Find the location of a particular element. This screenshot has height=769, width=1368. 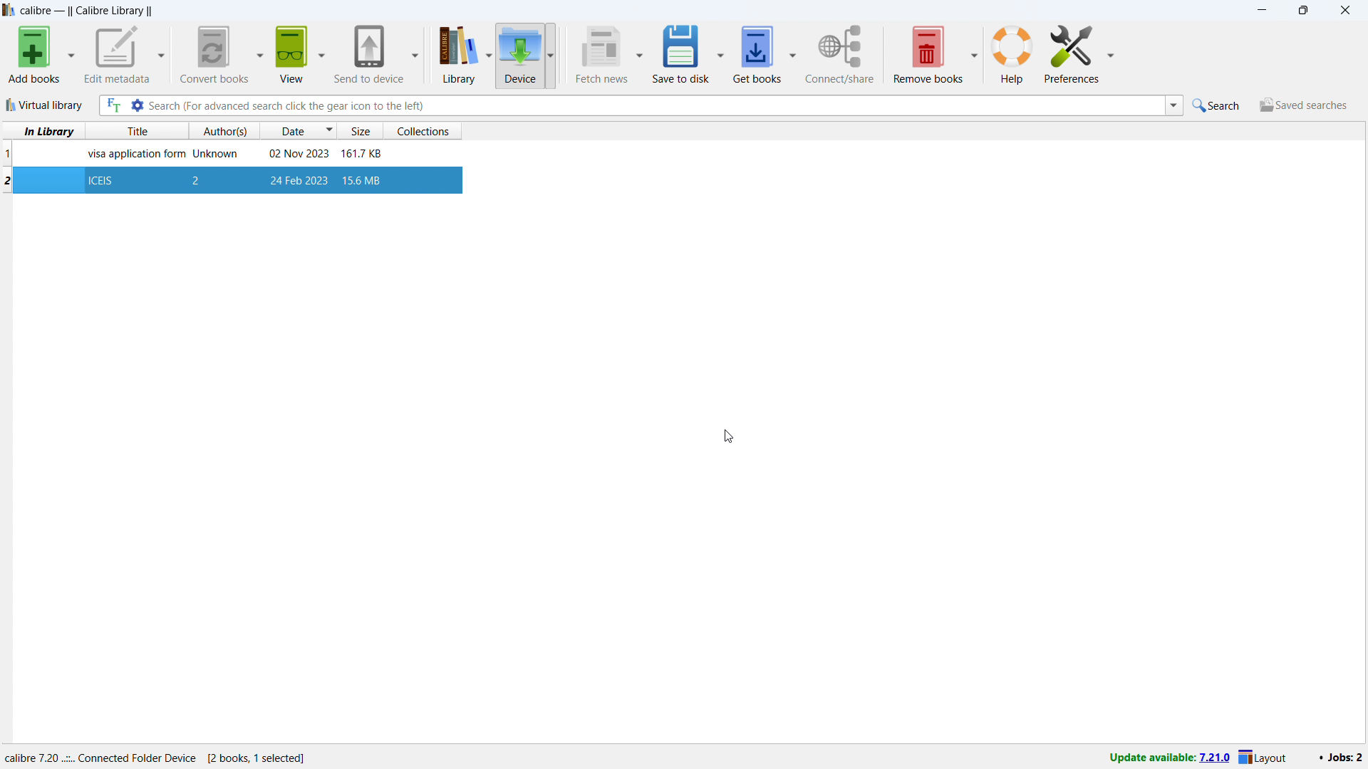

get books options is located at coordinates (794, 52).